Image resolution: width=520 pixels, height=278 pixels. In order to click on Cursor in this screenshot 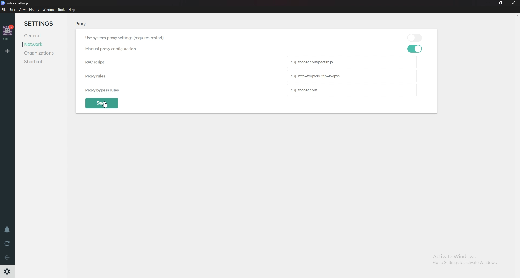, I will do `click(108, 106)`.